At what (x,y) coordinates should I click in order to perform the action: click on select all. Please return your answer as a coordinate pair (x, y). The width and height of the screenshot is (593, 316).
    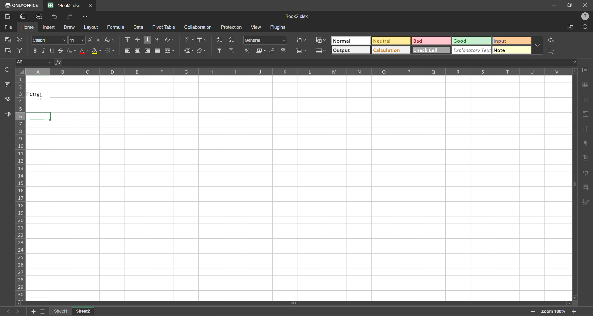
    Looking at the image, I should click on (552, 51).